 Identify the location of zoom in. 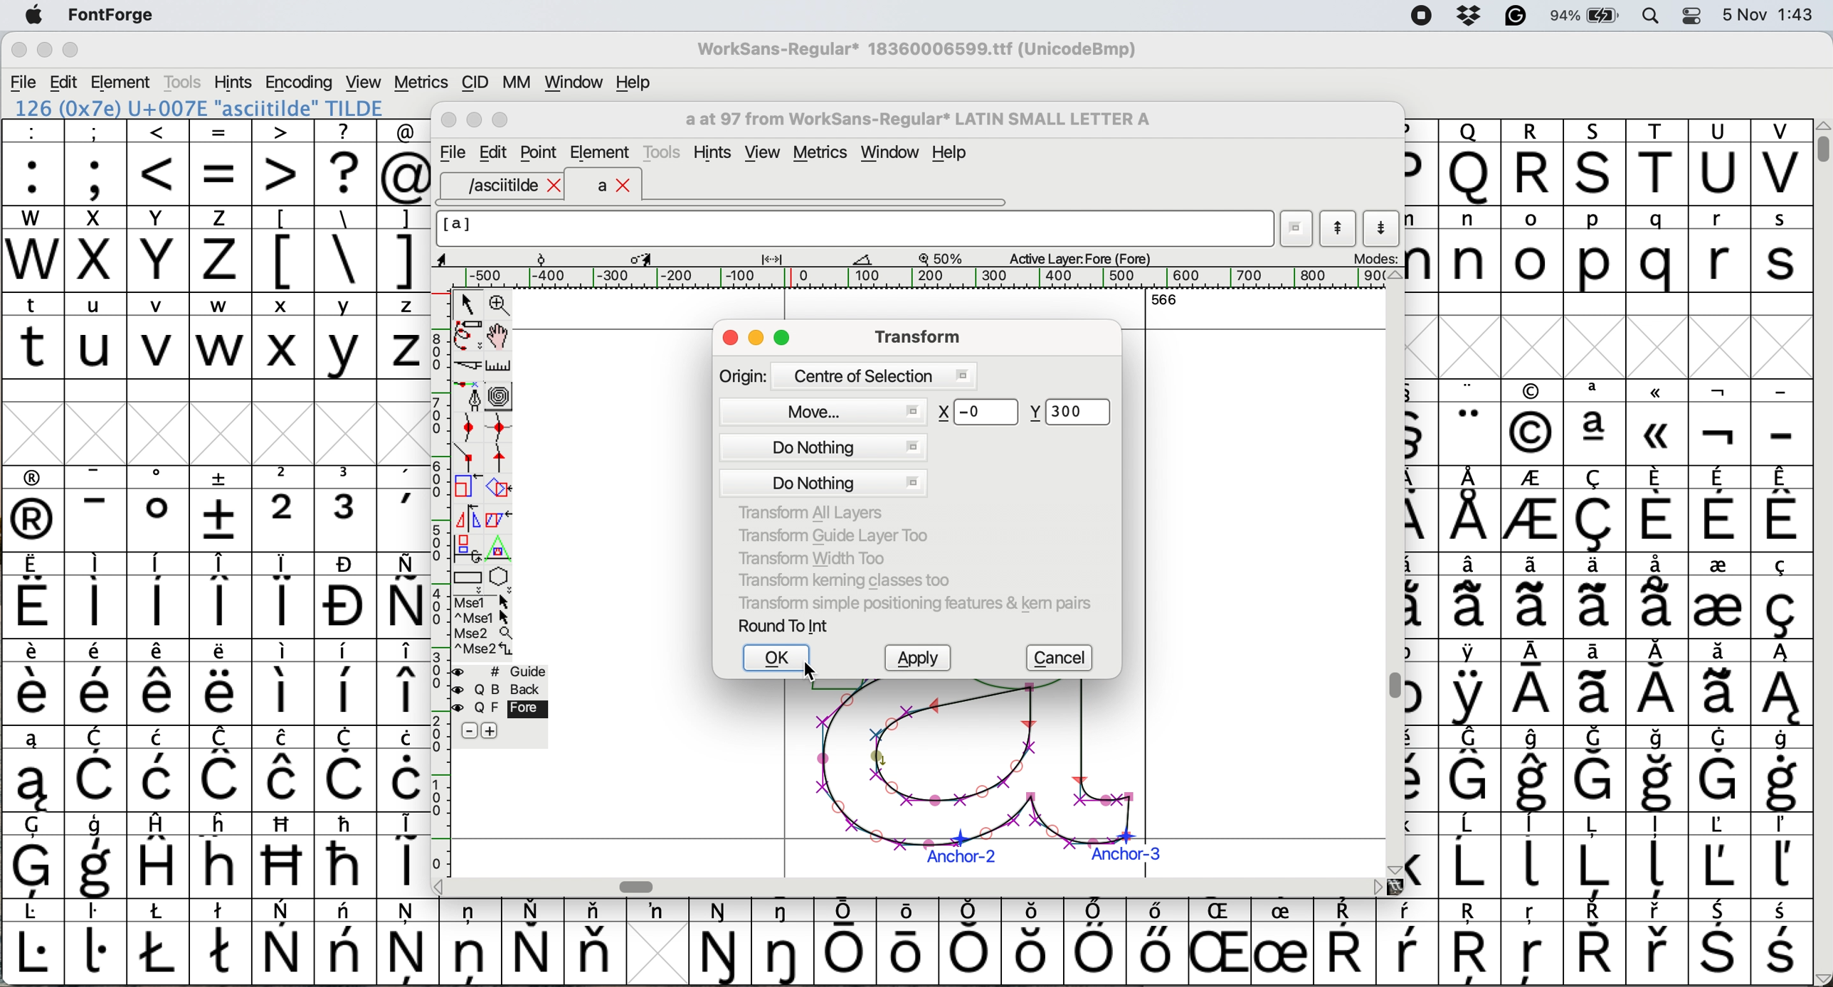
(502, 306).